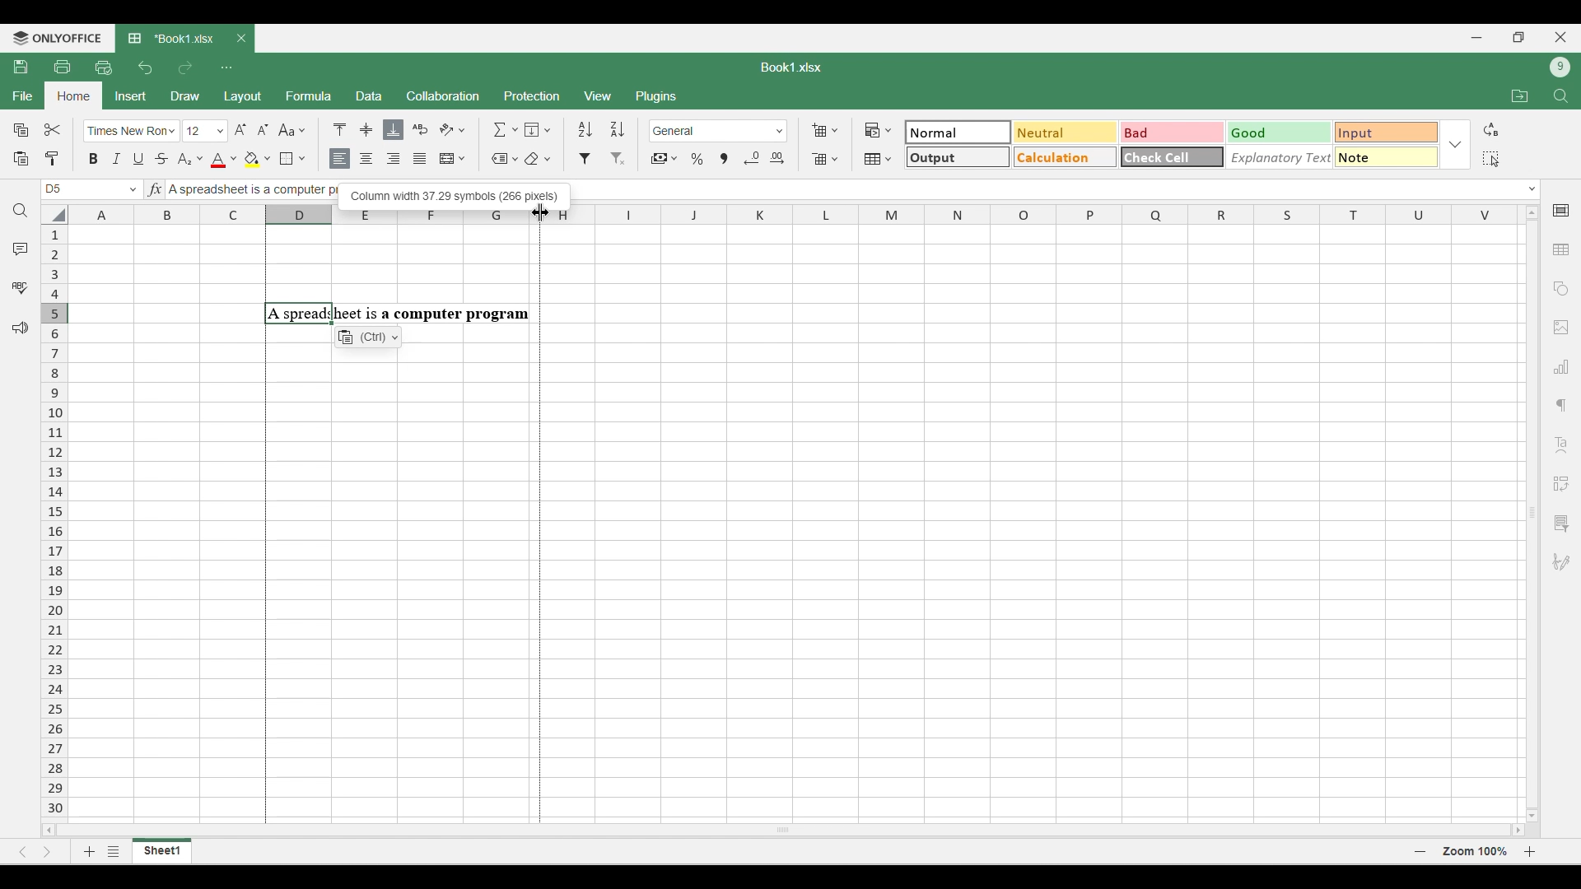 This screenshot has height=889, width=1581. What do you see at coordinates (539, 210) in the screenshot?
I see `Cursor ` at bounding box center [539, 210].